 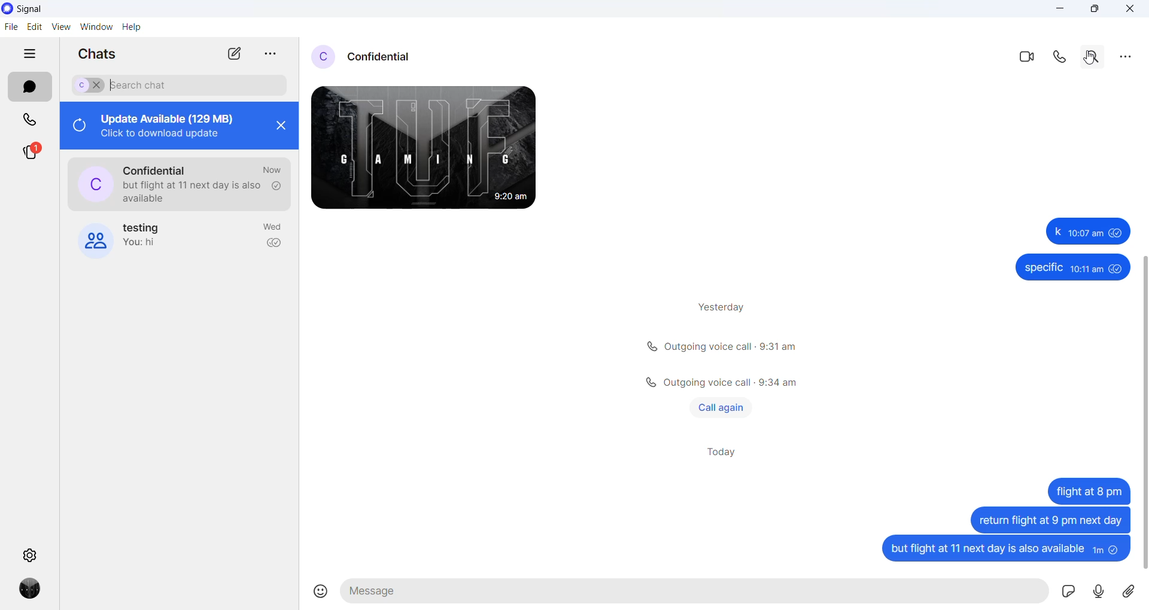 What do you see at coordinates (1095, 10) in the screenshot?
I see `maximize` at bounding box center [1095, 10].